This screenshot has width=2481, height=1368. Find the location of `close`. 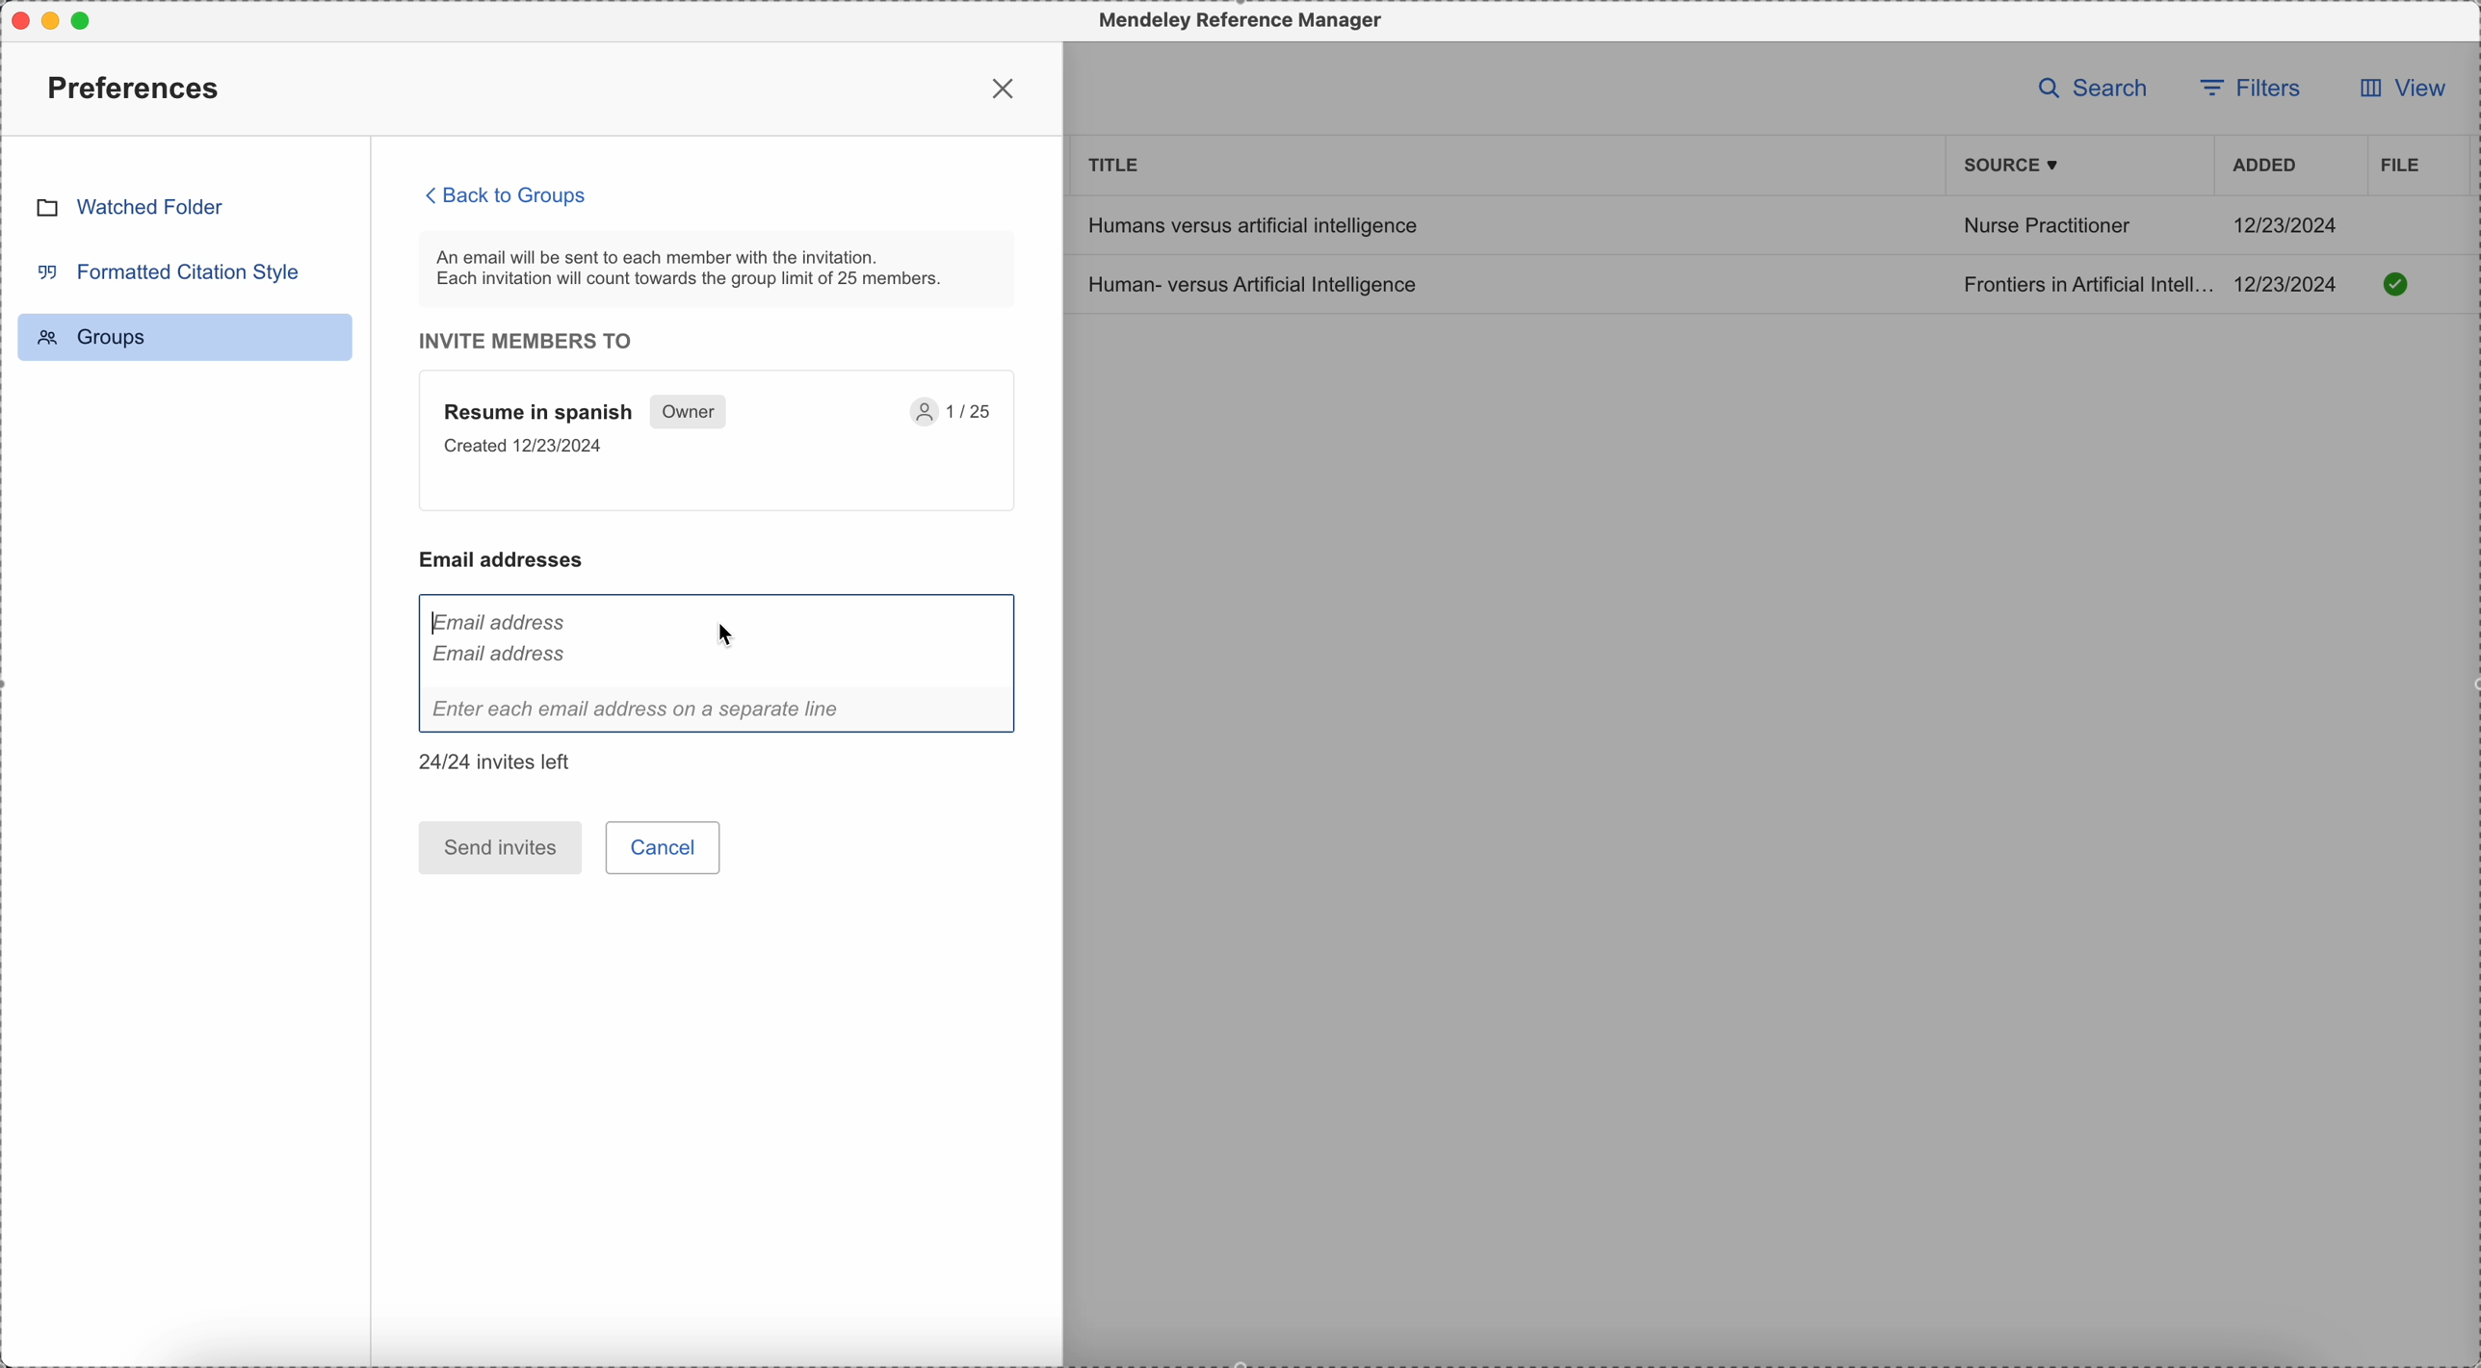

close is located at coordinates (1006, 88).